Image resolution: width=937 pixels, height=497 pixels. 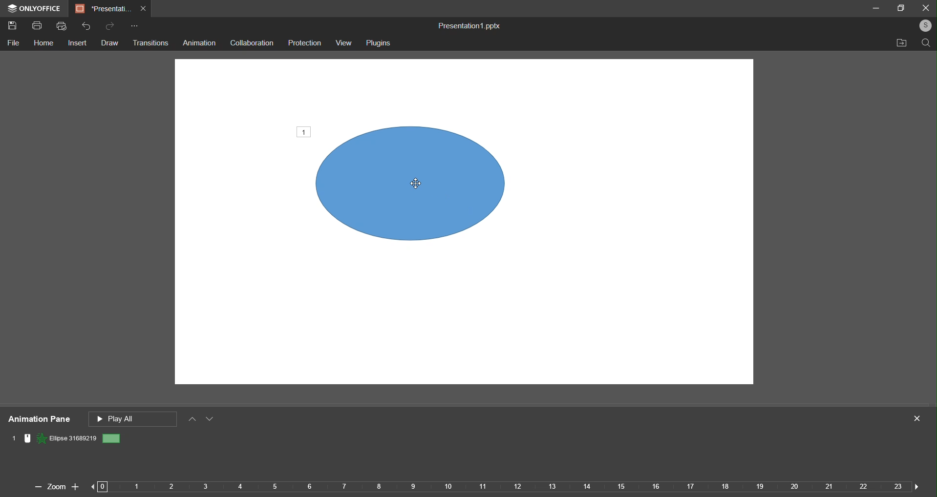 What do you see at coordinates (55, 486) in the screenshot?
I see `Zoom` at bounding box center [55, 486].